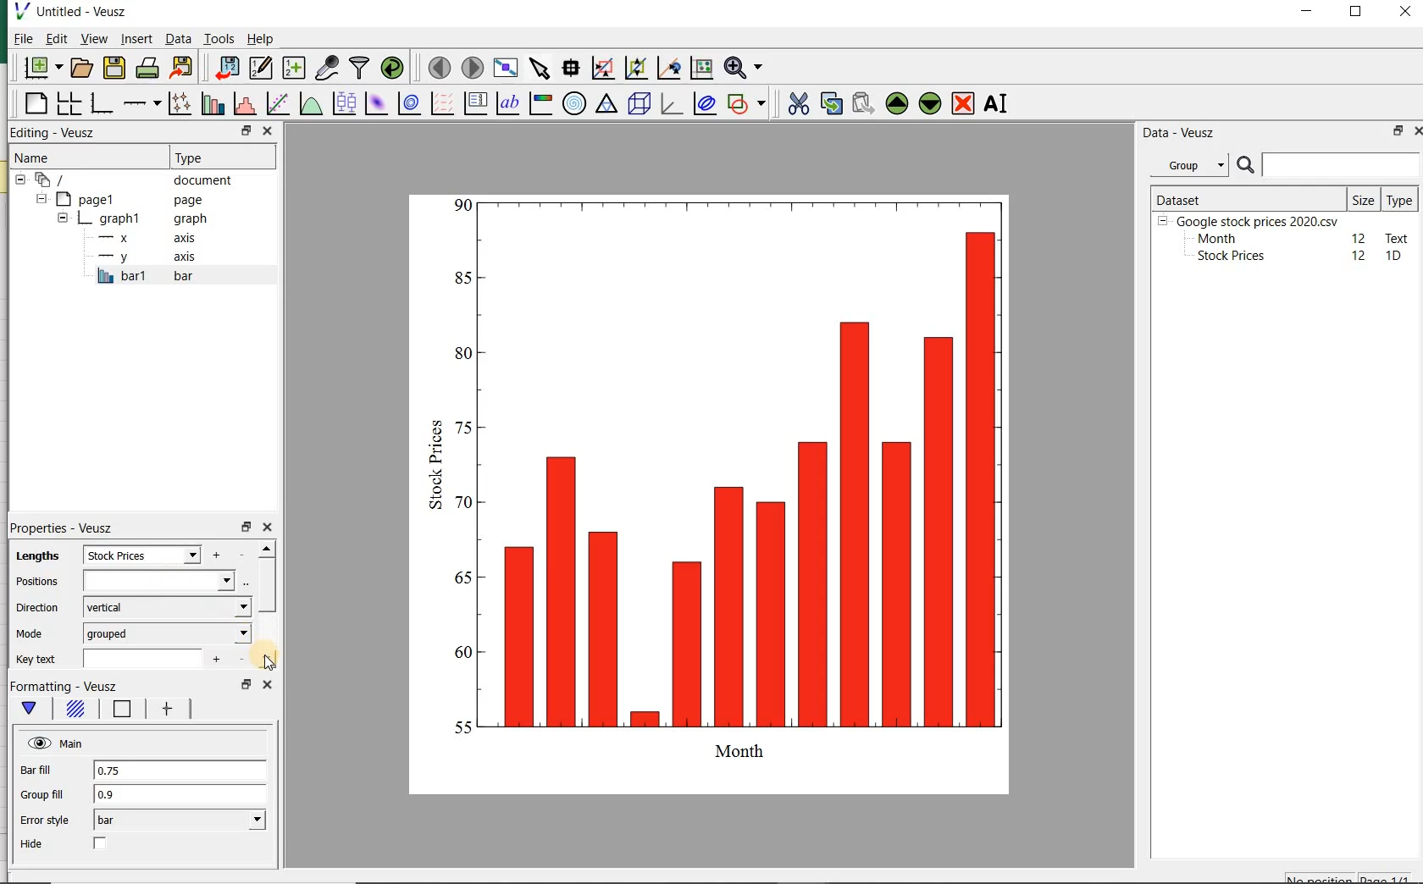  Describe the element at coordinates (245, 528) in the screenshot. I see `restore` at that location.